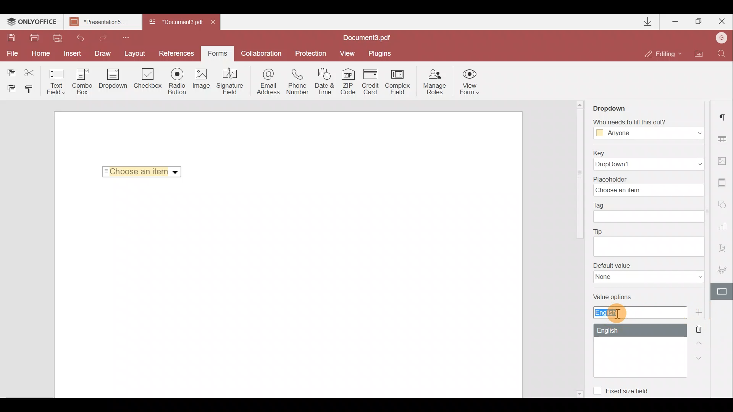 Image resolution: width=733 pixels, height=412 pixels. What do you see at coordinates (701, 357) in the screenshot?
I see `Down` at bounding box center [701, 357].